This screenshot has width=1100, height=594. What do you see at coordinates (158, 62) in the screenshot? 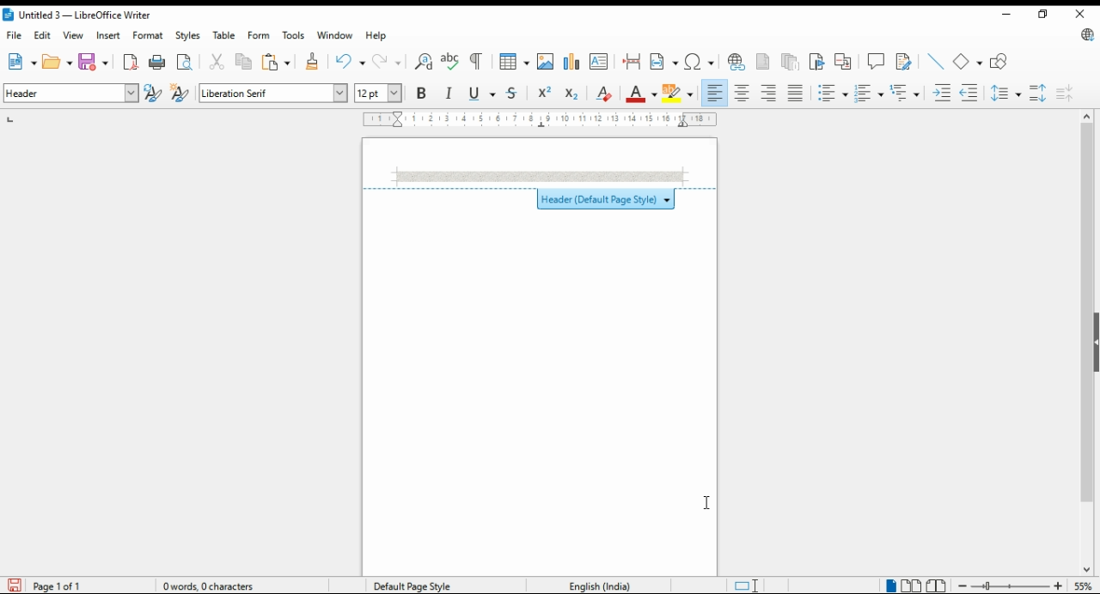
I see `print` at bounding box center [158, 62].